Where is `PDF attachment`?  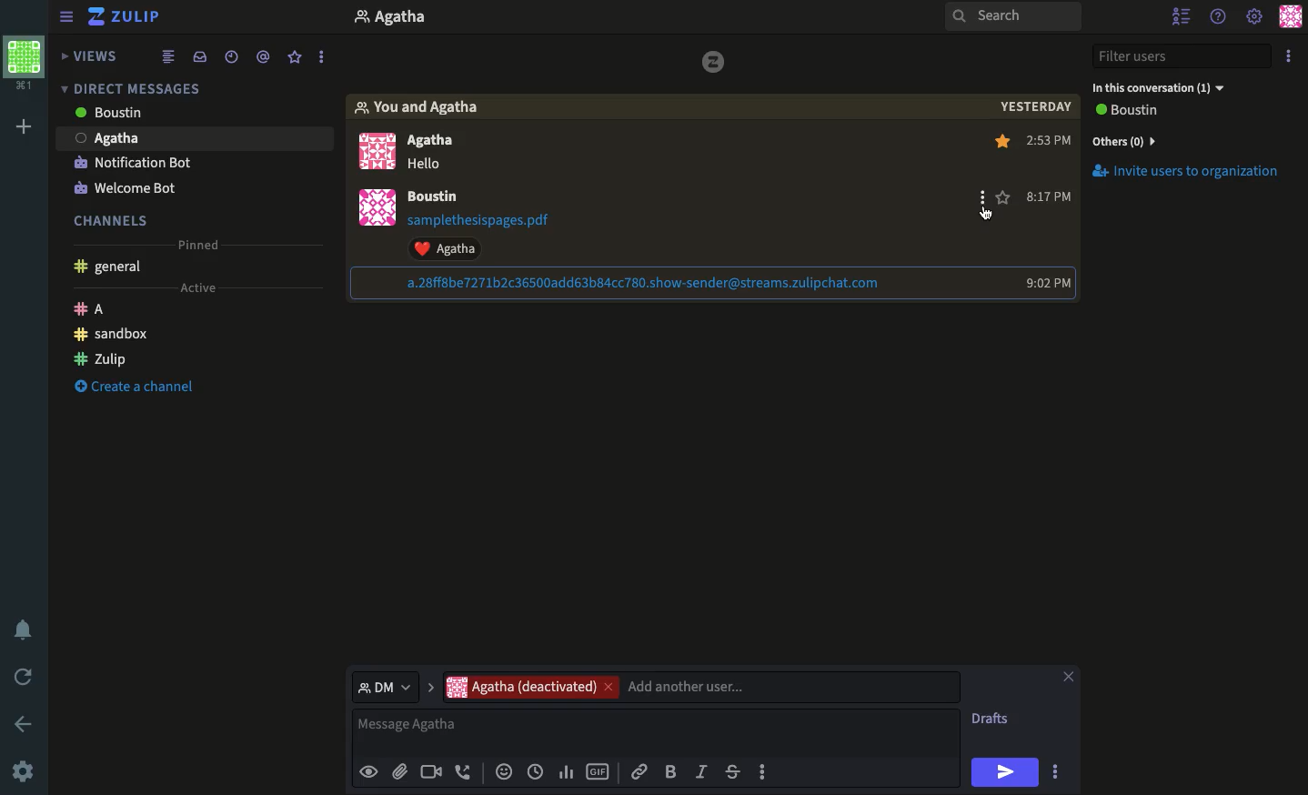 PDF attachment is located at coordinates (496, 220).